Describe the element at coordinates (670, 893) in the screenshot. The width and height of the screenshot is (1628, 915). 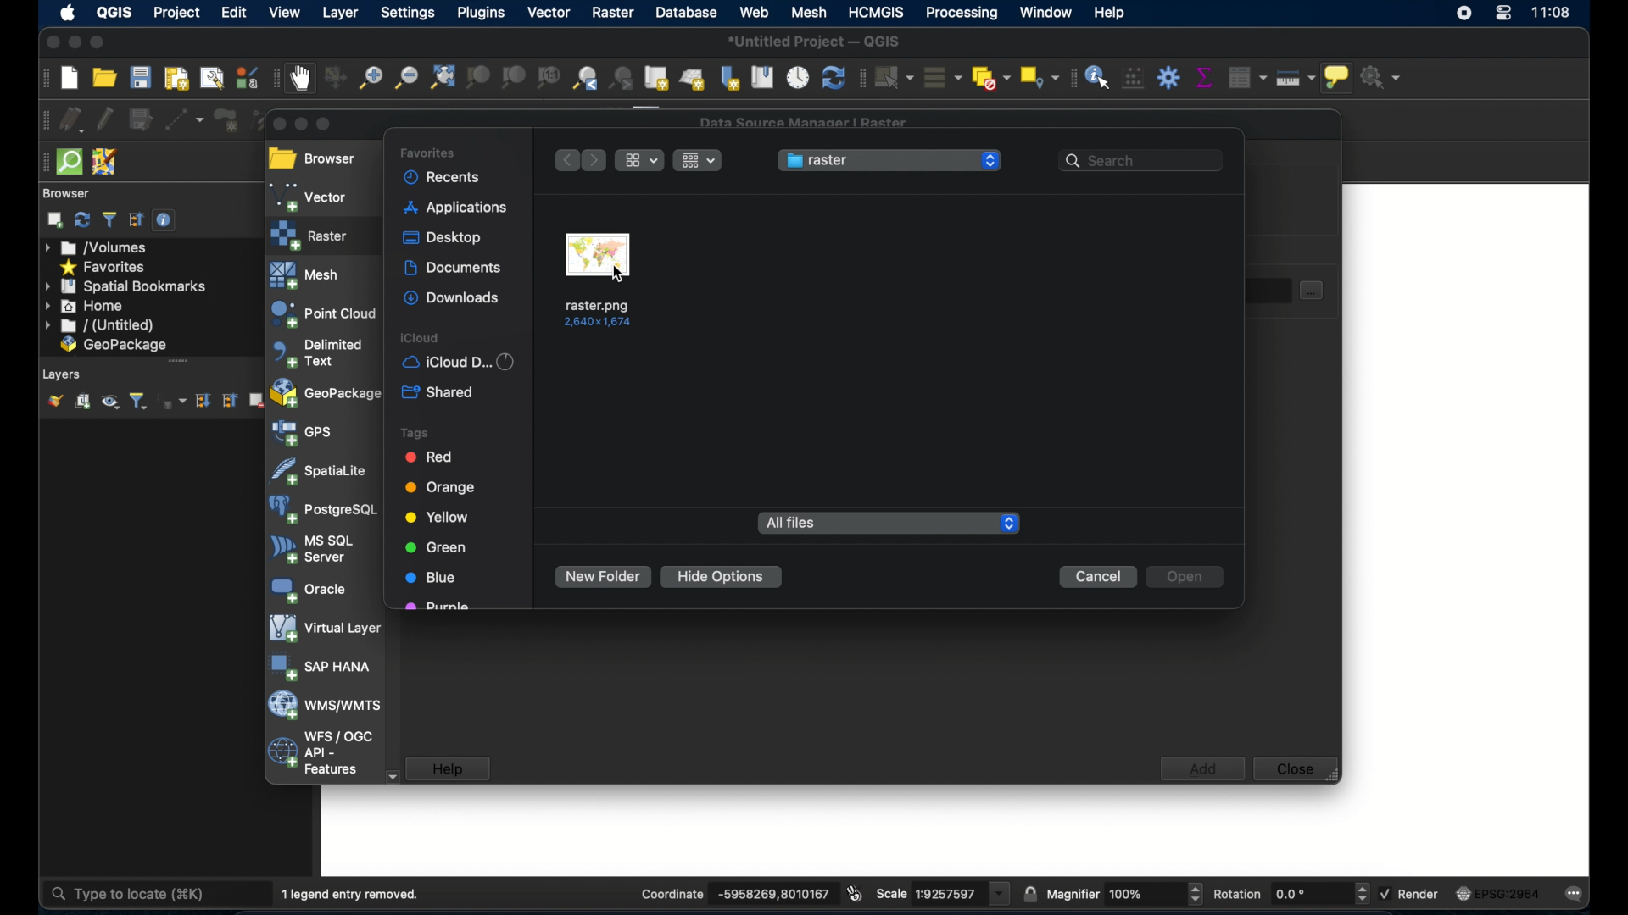
I see `coordinate` at that location.